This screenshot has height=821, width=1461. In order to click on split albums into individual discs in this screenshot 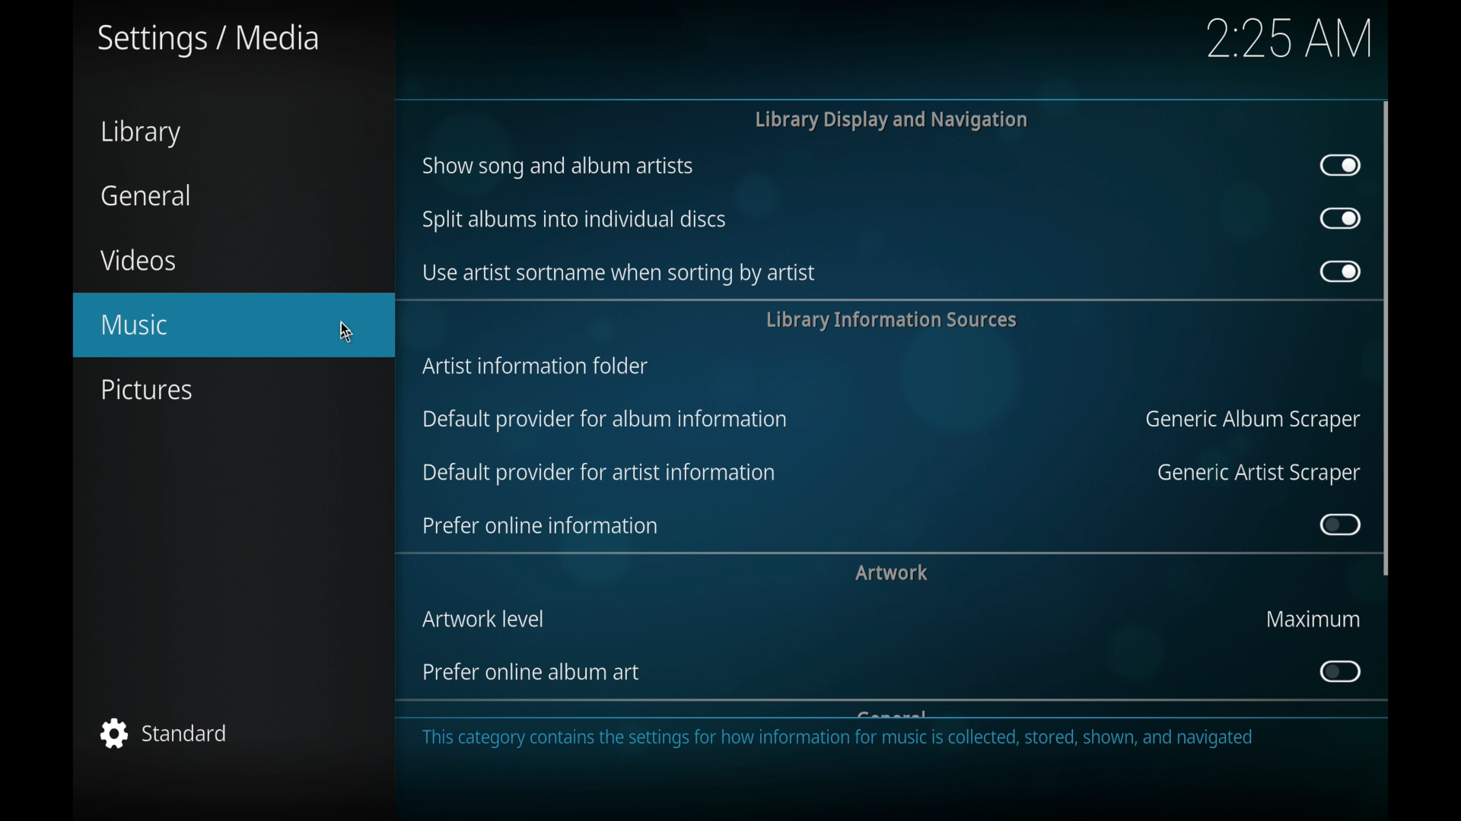, I will do `click(574, 220)`.